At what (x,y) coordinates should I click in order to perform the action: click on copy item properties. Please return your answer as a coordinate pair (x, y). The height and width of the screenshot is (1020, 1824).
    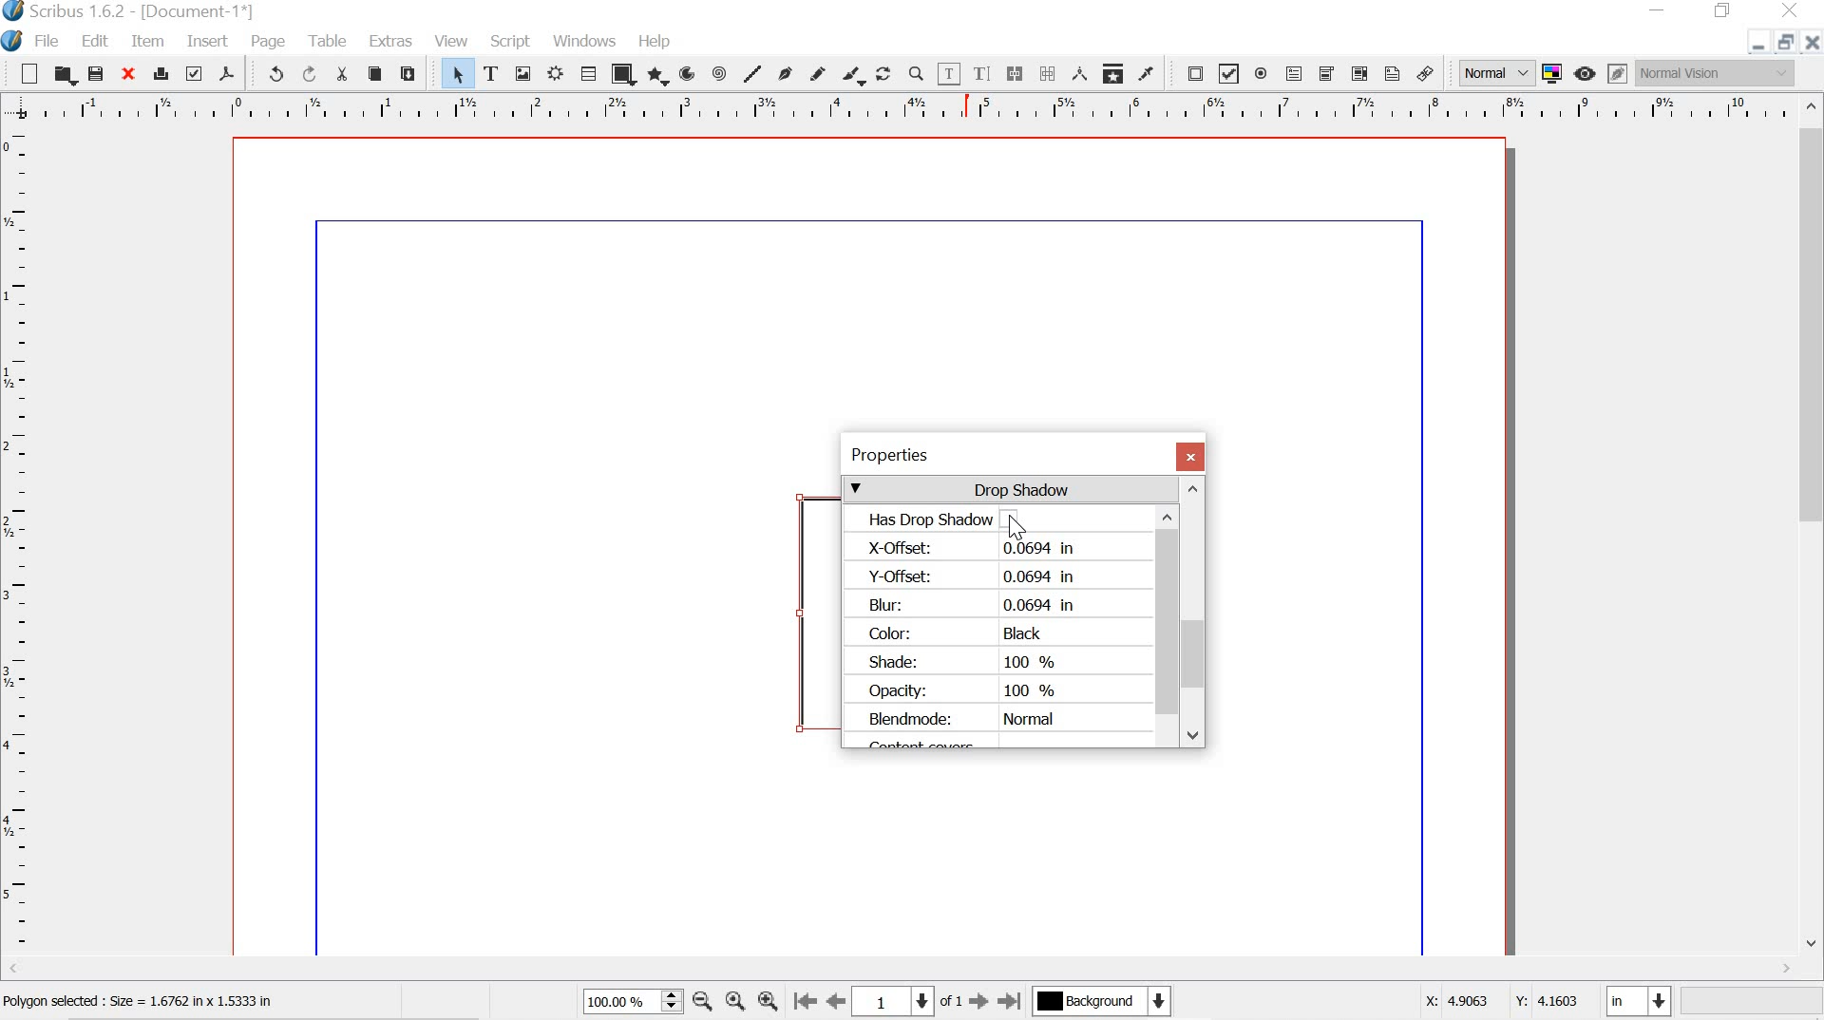
    Looking at the image, I should click on (1111, 71).